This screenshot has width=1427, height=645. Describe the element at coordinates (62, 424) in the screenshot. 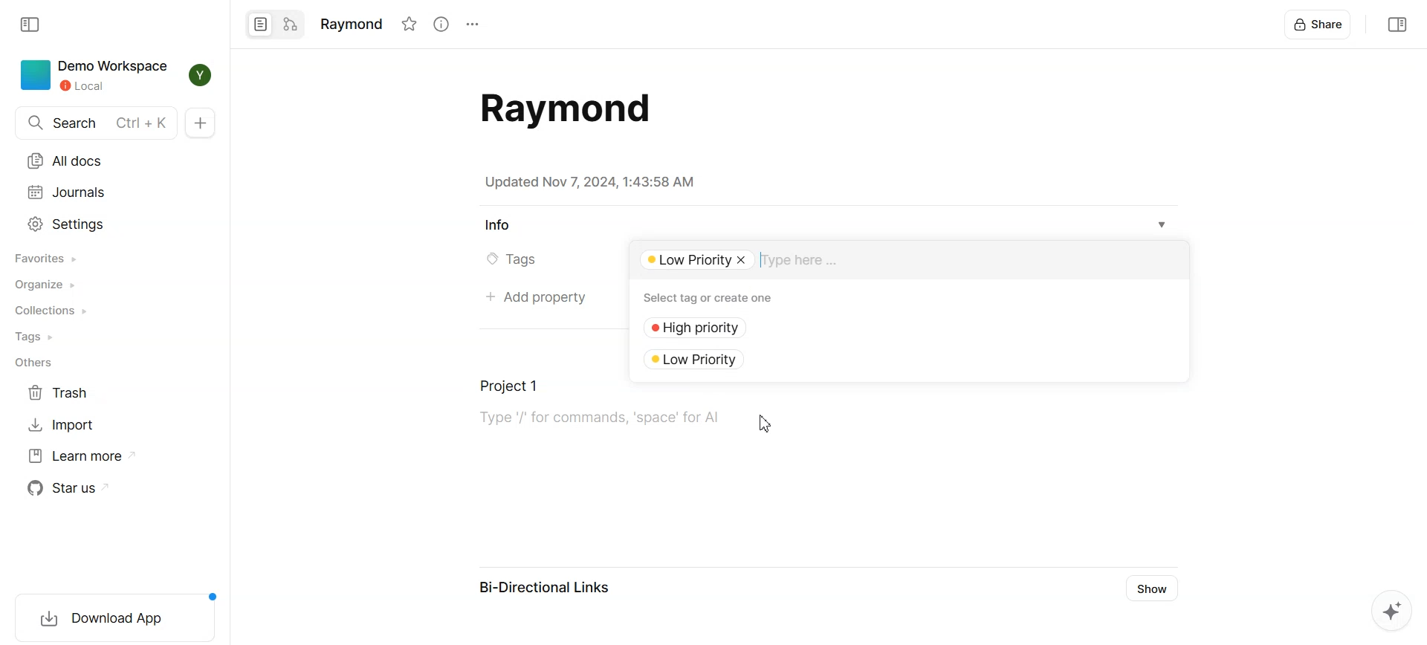

I see `Import` at that location.